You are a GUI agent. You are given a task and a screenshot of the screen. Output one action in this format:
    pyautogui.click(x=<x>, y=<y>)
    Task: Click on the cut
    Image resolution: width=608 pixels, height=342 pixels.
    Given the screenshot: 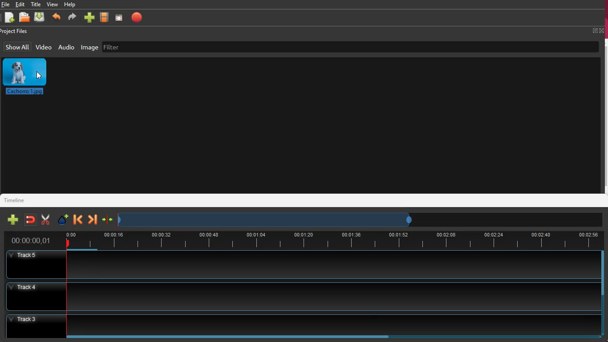 What is the action you would take?
    pyautogui.click(x=45, y=220)
    